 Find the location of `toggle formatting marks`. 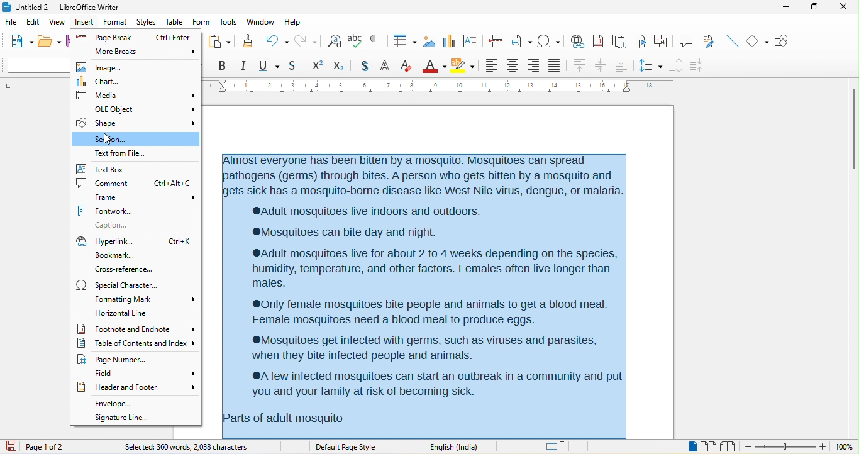

toggle formatting marks is located at coordinates (375, 40).